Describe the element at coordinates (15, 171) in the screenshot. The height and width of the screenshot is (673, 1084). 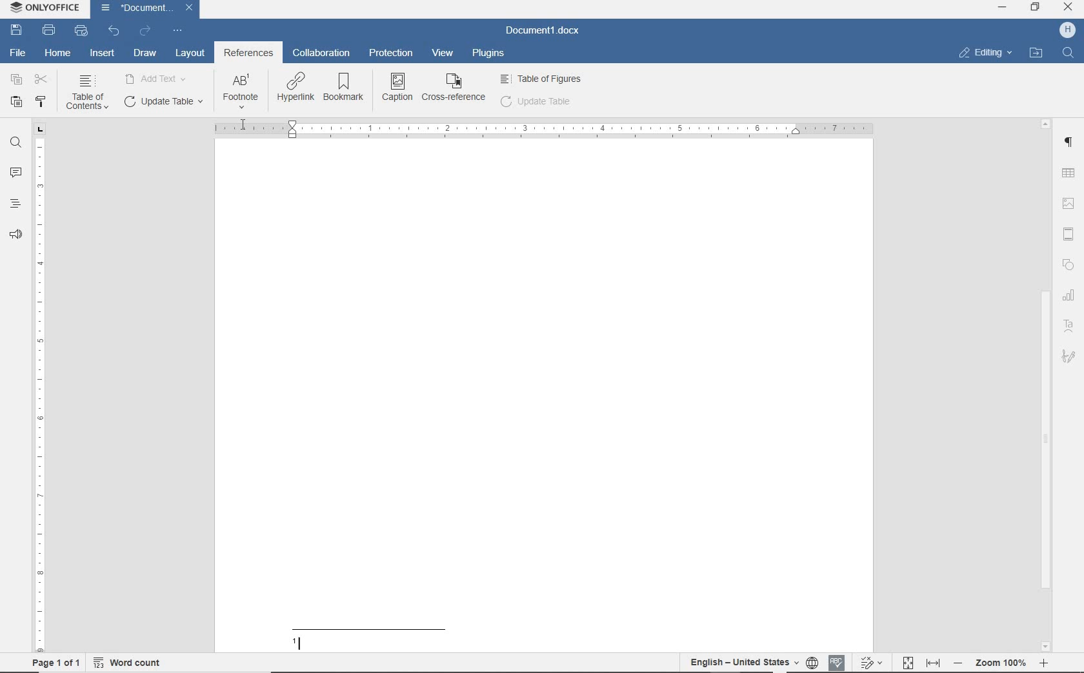
I see `comments` at that location.